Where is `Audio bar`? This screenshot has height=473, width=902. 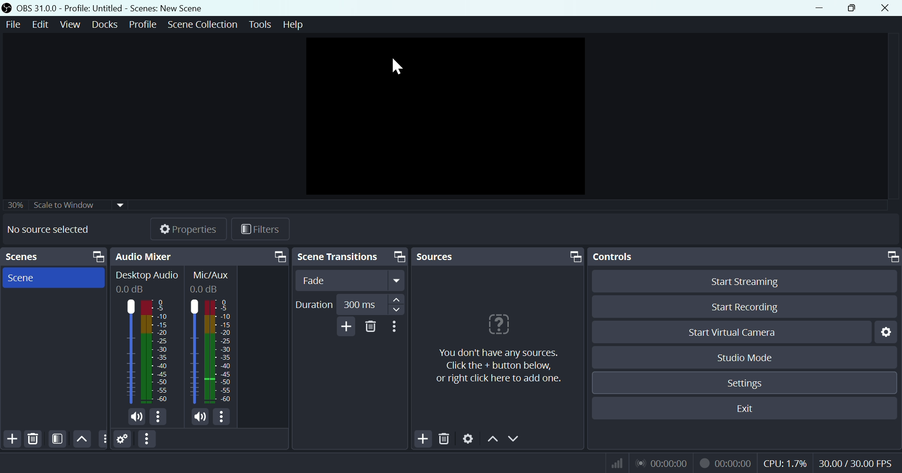
Audio bar is located at coordinates (211, 352).